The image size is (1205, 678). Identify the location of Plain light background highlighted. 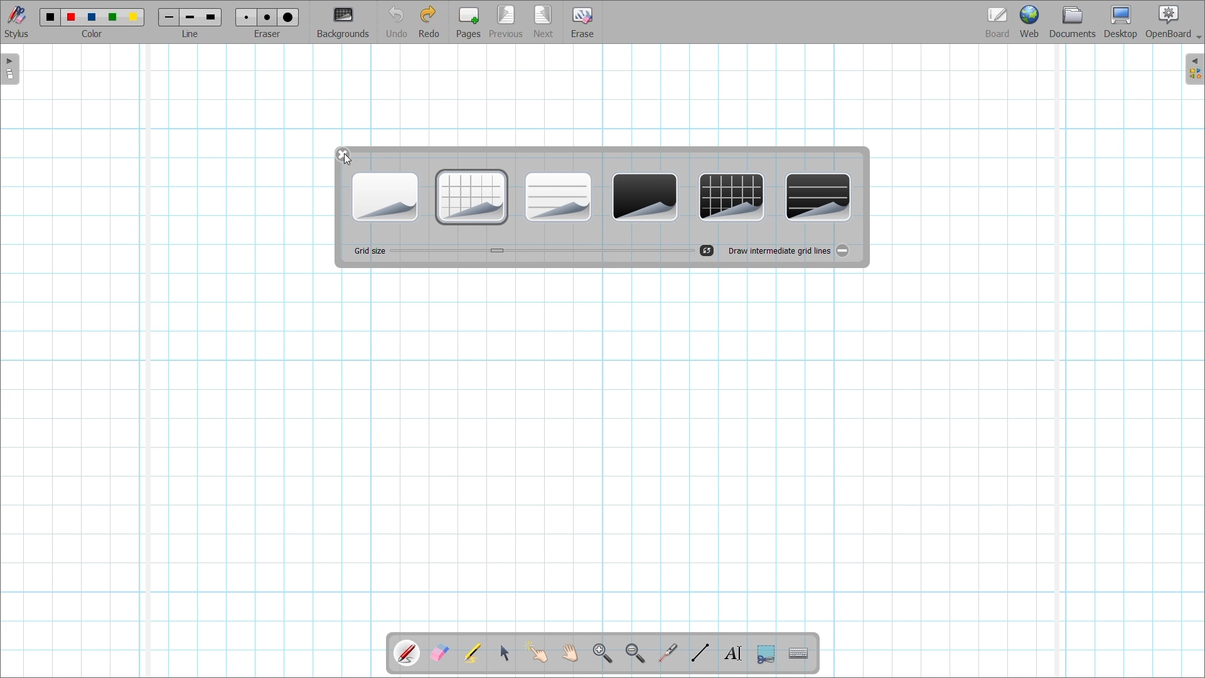
(385, 197).